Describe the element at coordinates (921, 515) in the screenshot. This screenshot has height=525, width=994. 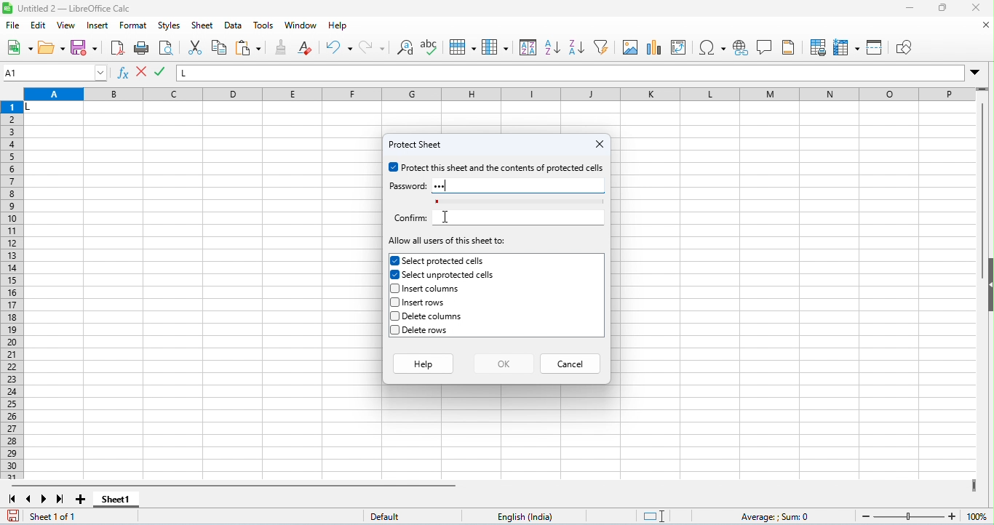
I see `zoom` at that location.